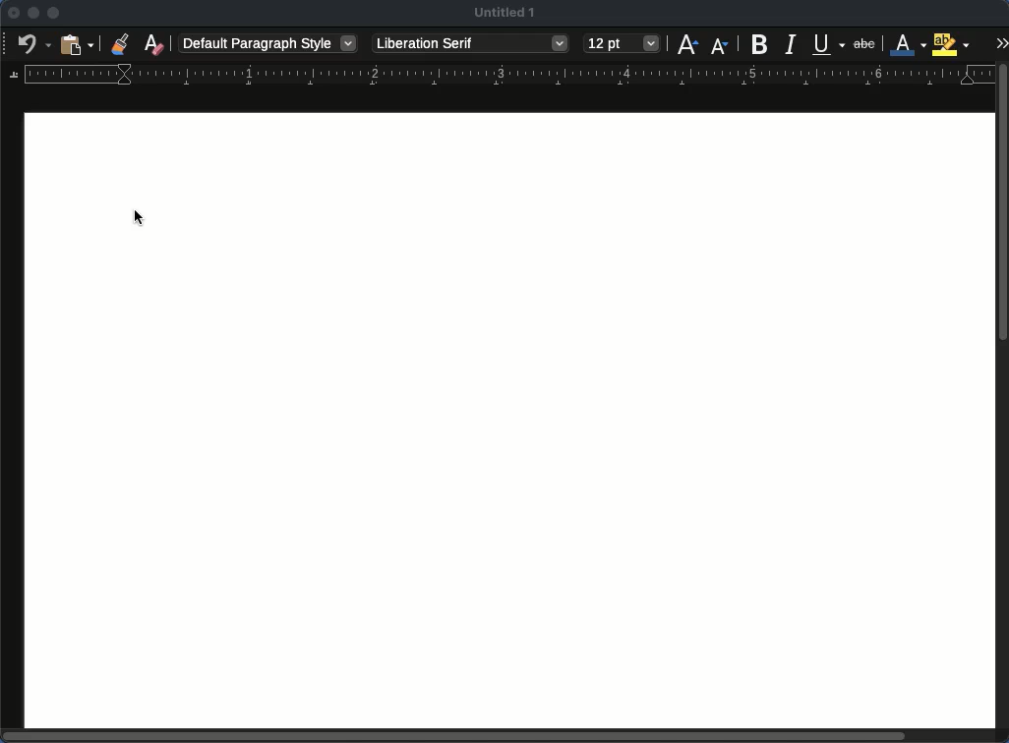 This screenshot has height=743, width=1009. What do you see at coordinates (1004, 403) in the screenshot?
I see `scroll` at bounding box center [1004, 403].